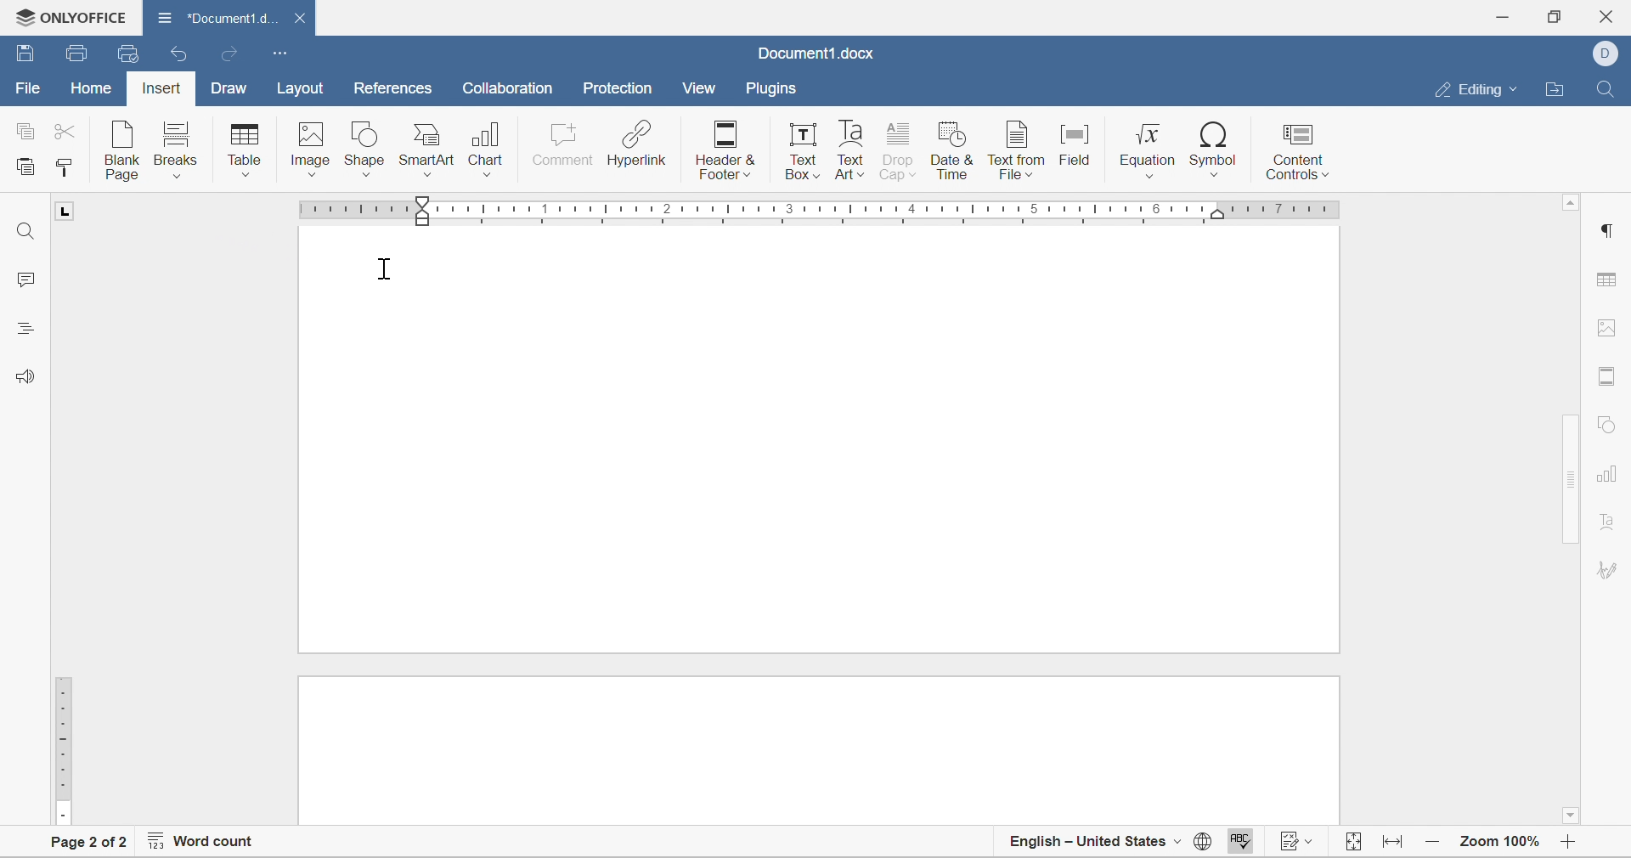 The height and width of the screenshot is (858, 1631). What do you see at coordinates (1077, 150) in the screenshot?
I see `Field` at bounding box center [1077, 150].